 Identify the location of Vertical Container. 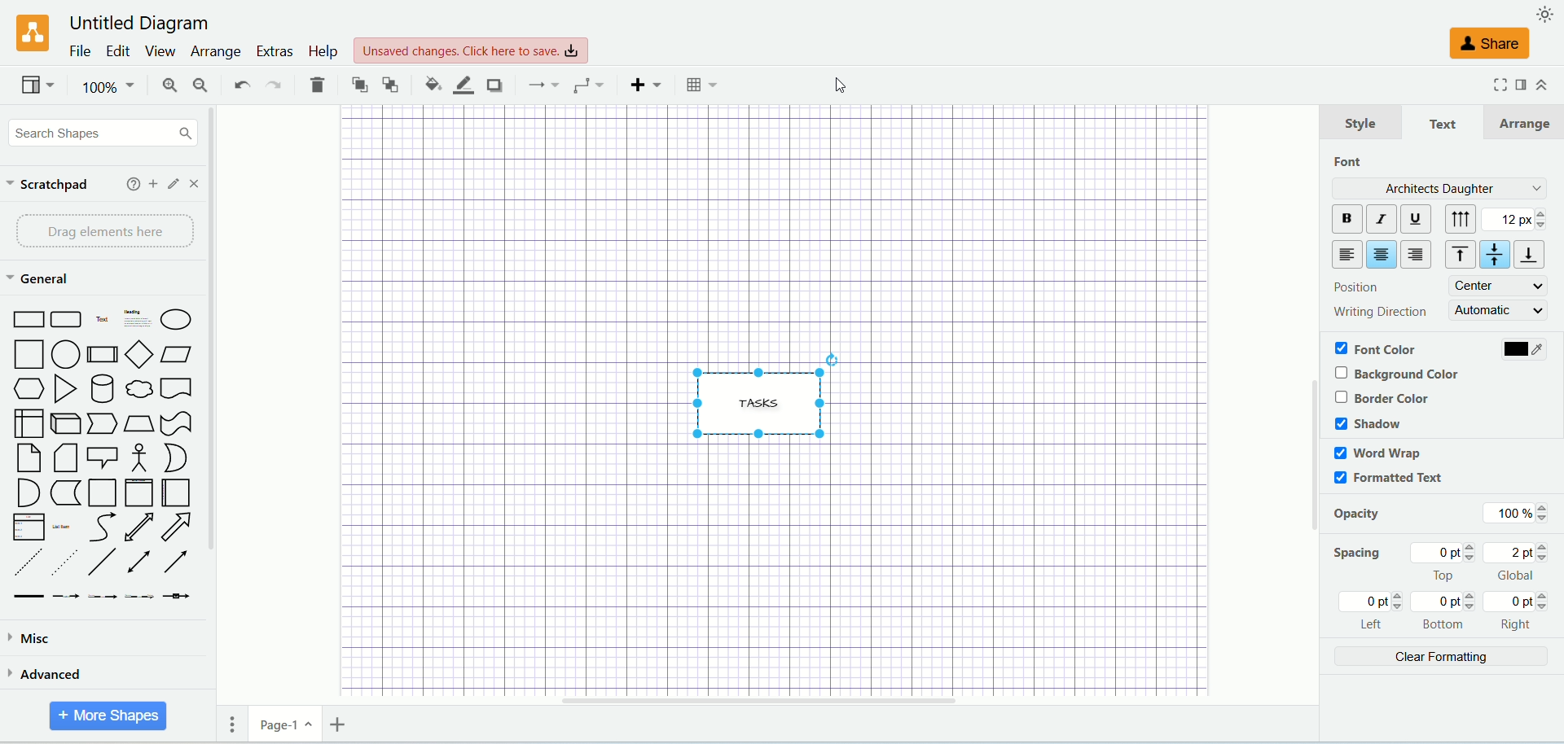
(138, 492).